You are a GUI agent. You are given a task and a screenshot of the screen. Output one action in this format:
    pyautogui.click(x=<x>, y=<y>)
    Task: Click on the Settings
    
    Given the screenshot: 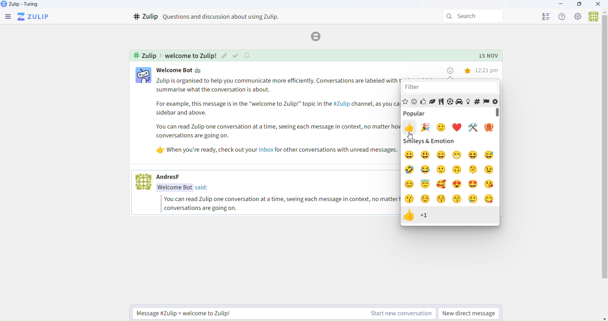 What is the action you would take?
    pyautogui.click(x=578, y=17)
    